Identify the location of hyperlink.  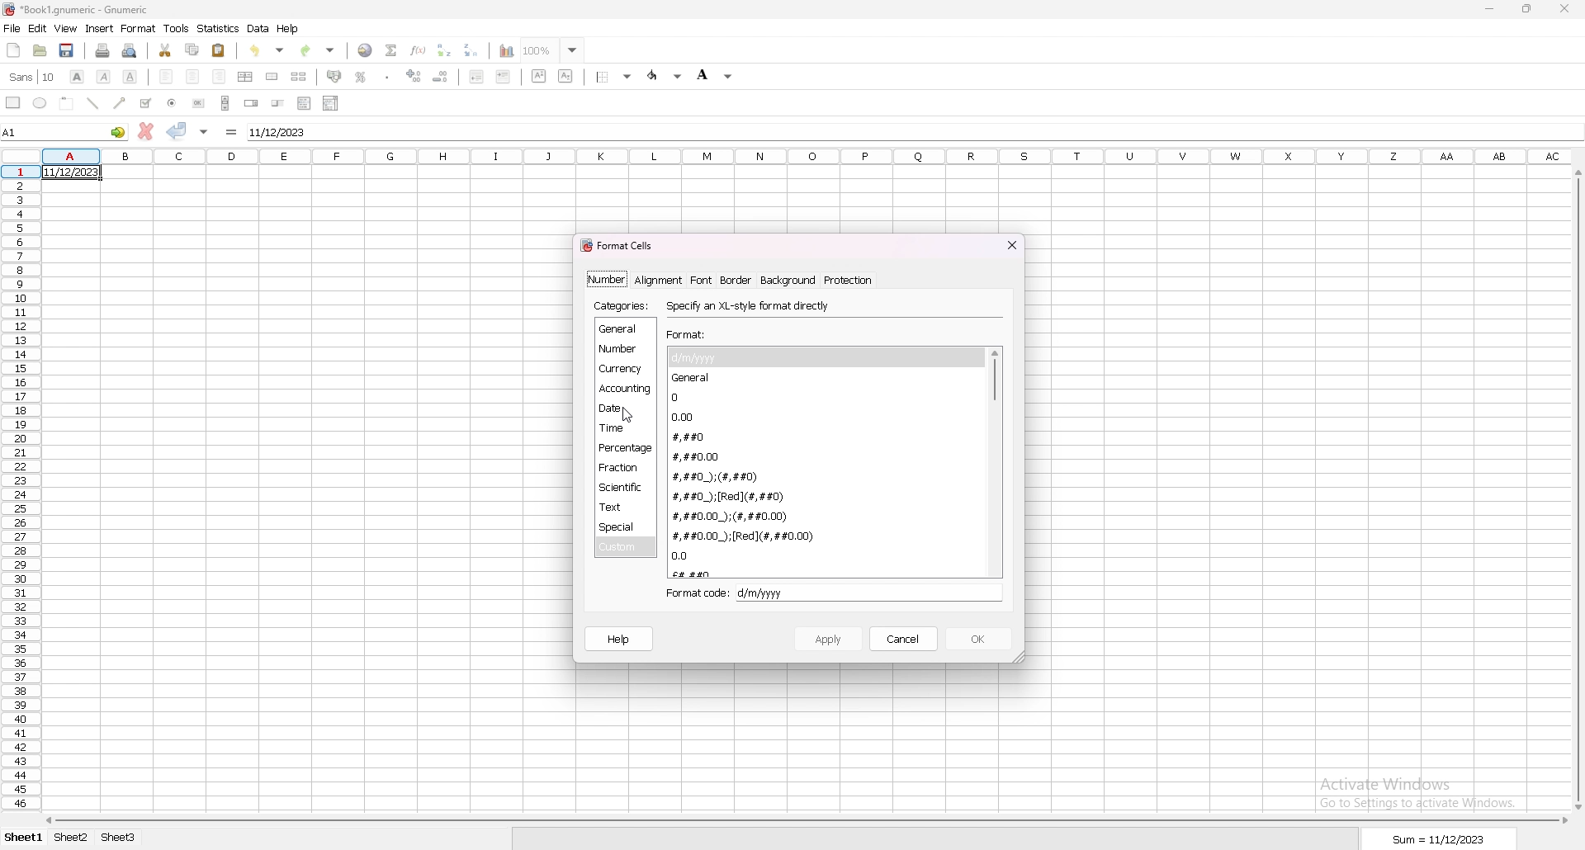
(366, 50).